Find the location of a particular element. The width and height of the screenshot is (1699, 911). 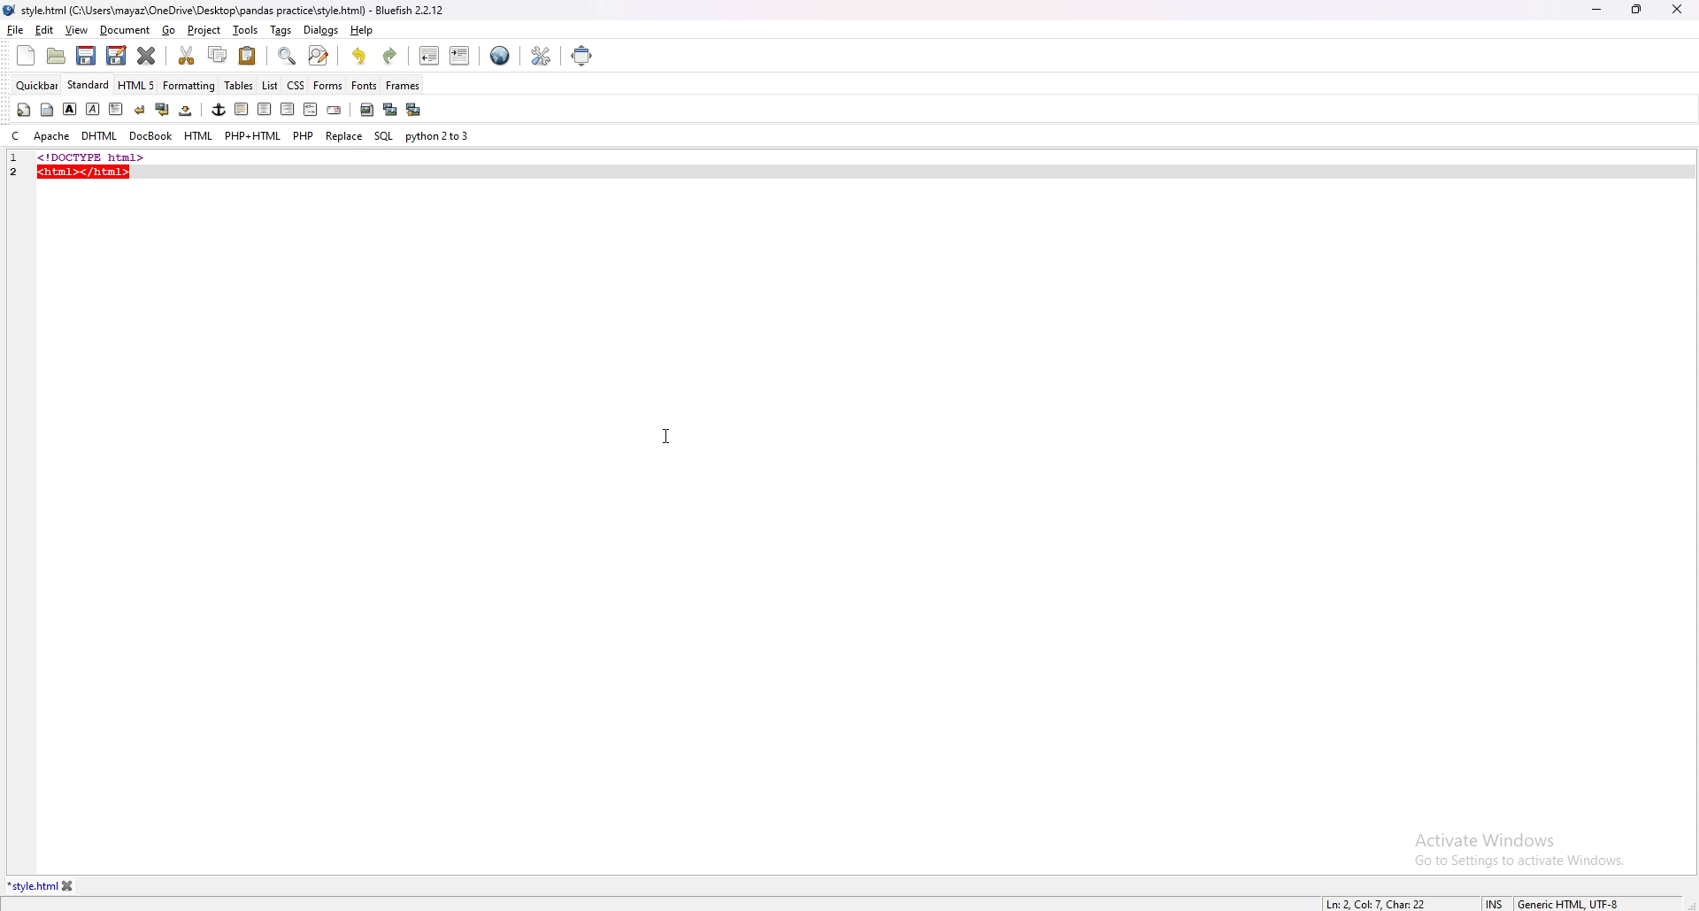

edit is located at coordinates (45, 30).